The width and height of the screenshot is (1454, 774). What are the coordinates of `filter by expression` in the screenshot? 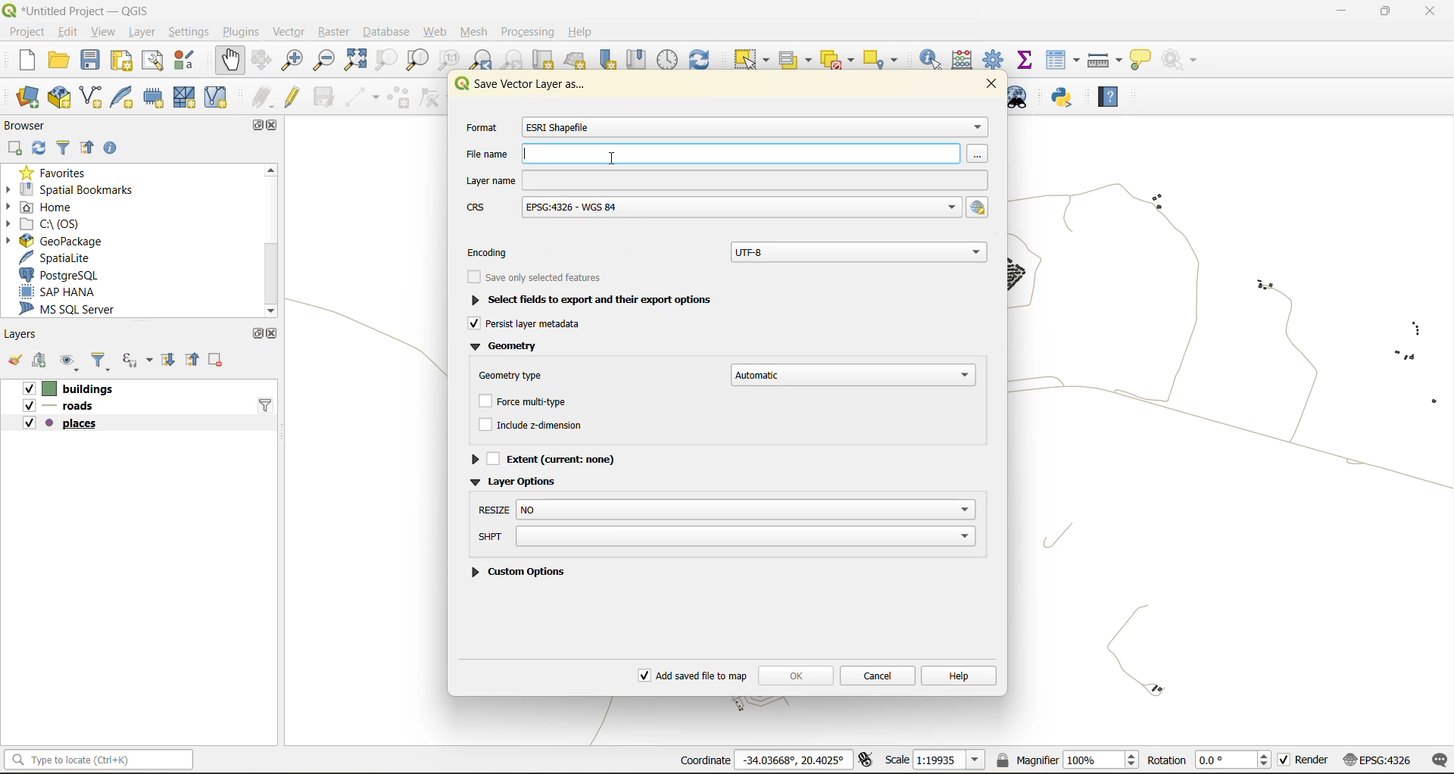 It's located at (136, 361).